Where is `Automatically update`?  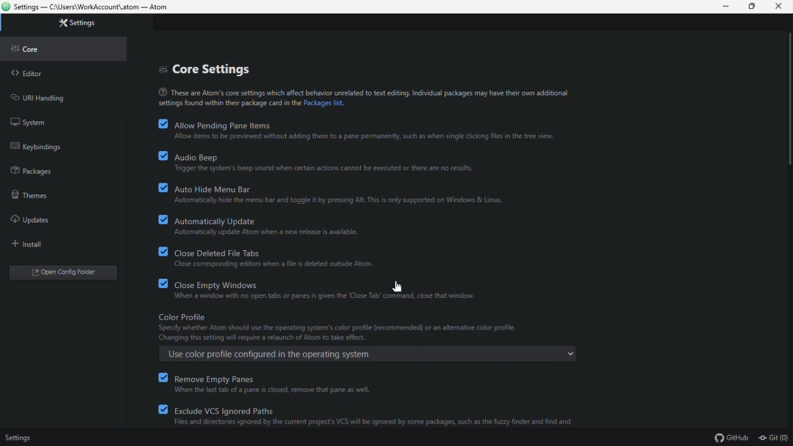 Automatically update is located at coordinates (374, 225).